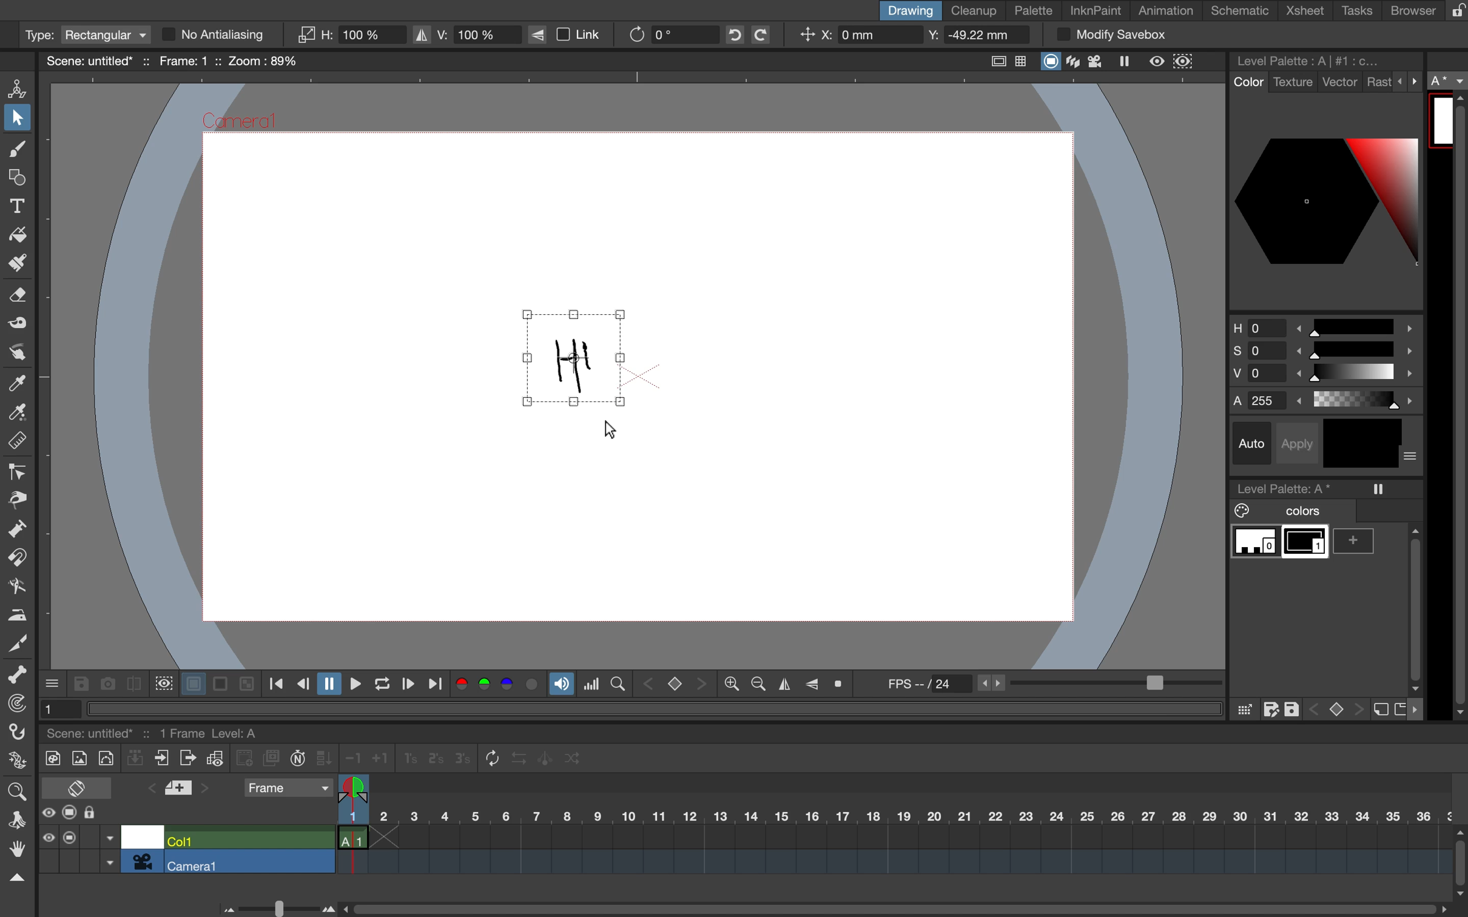 Image resolution: width=1468 pixels, height=917 pixels. What do you see at coordinates (106, 757) in the screenshot?
I see `new vector level` at bounding box center [106, 757].